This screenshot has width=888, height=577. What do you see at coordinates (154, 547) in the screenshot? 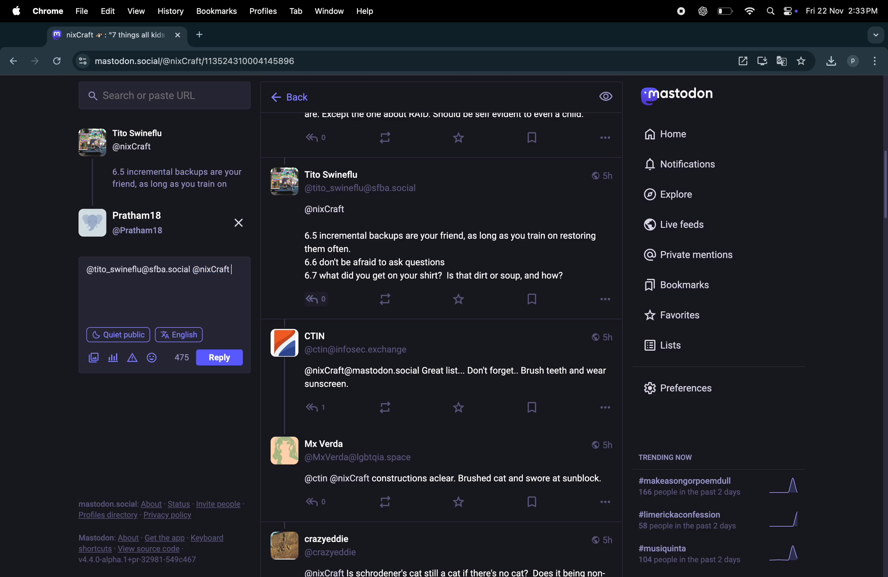
I see `Mastodon: About - Get the app - Keyboard
shortcuts - View source code -
v4.4.0-alpha.1+pr-32981-549¢c467` at bounding box center [154, 547].